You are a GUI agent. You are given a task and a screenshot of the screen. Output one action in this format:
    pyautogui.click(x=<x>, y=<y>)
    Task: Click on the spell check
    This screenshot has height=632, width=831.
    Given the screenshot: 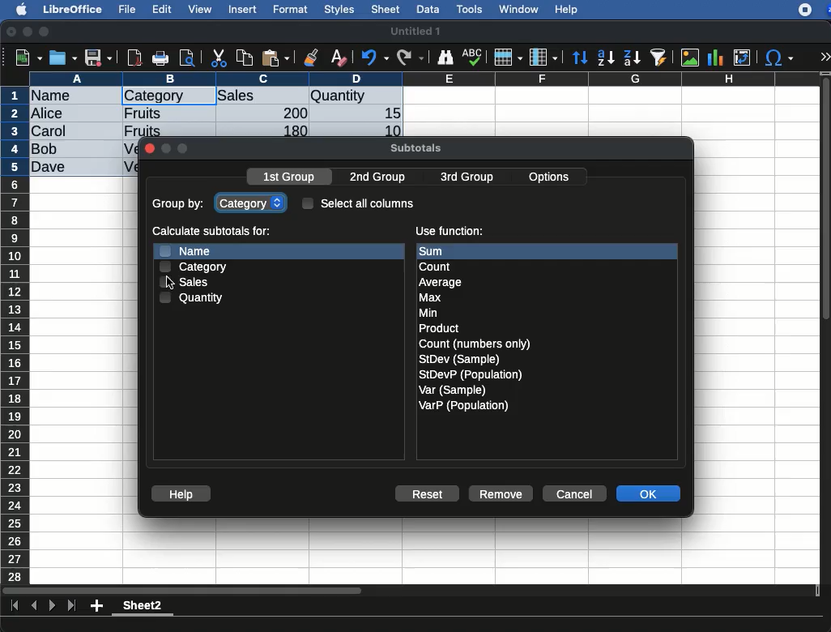 What is the action you would take?
    pyautogui.click(x=475, y=57)
    